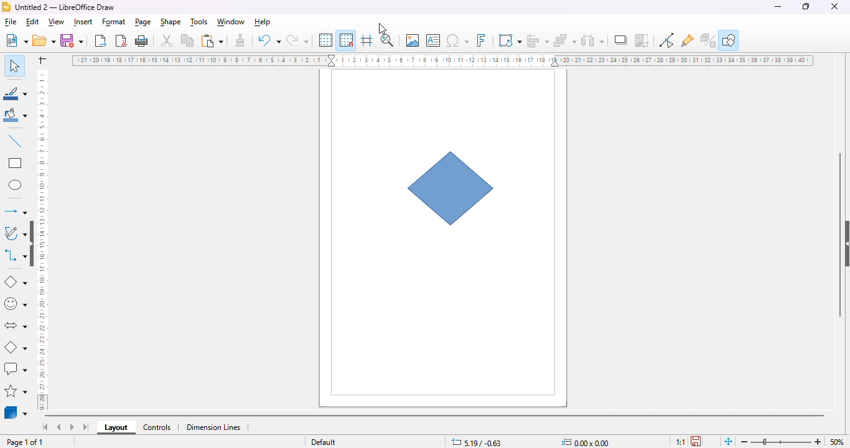  I want to click on arrange, so click(565, 40).